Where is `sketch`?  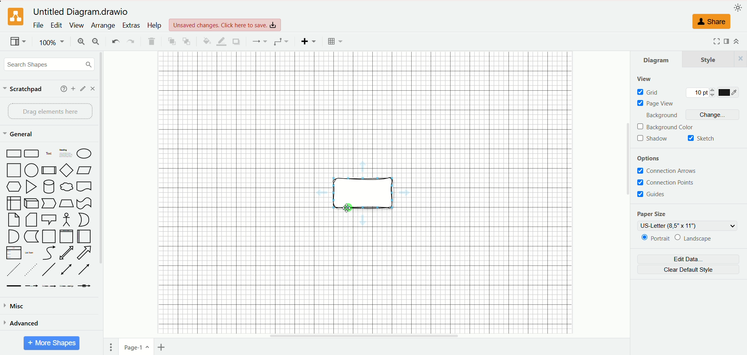 sketch is located at coordinates (700, 138).